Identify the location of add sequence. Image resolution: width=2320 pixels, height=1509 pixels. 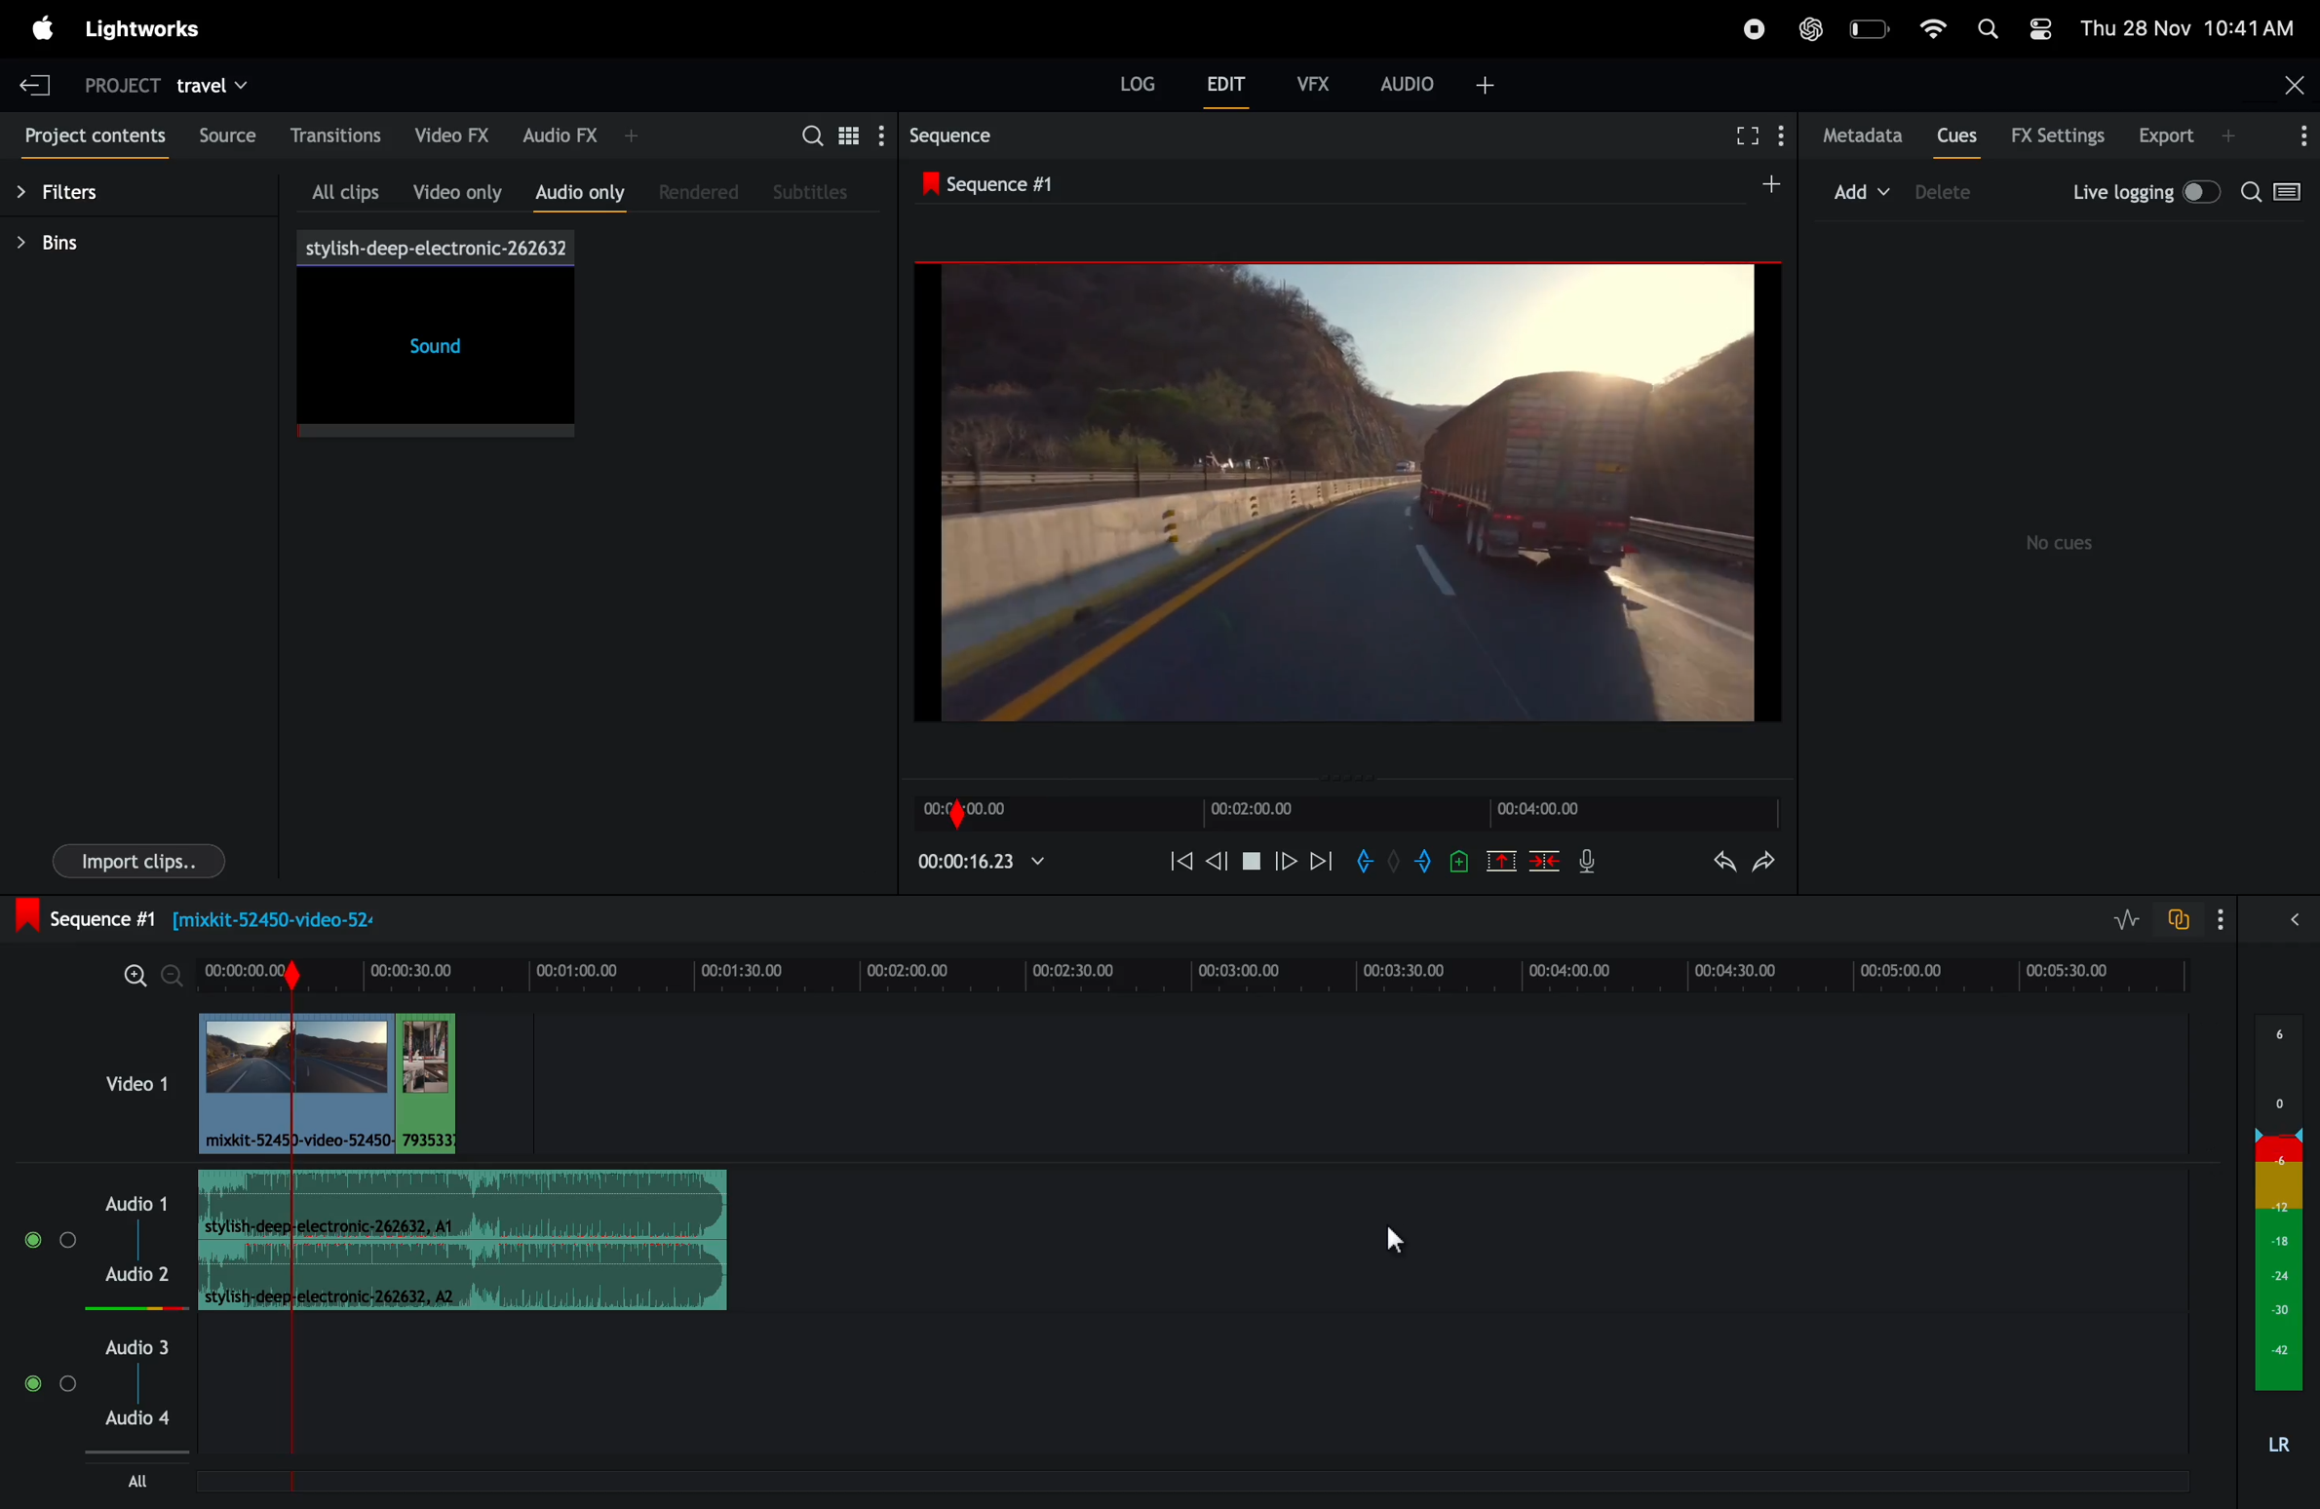
(1771, 184).